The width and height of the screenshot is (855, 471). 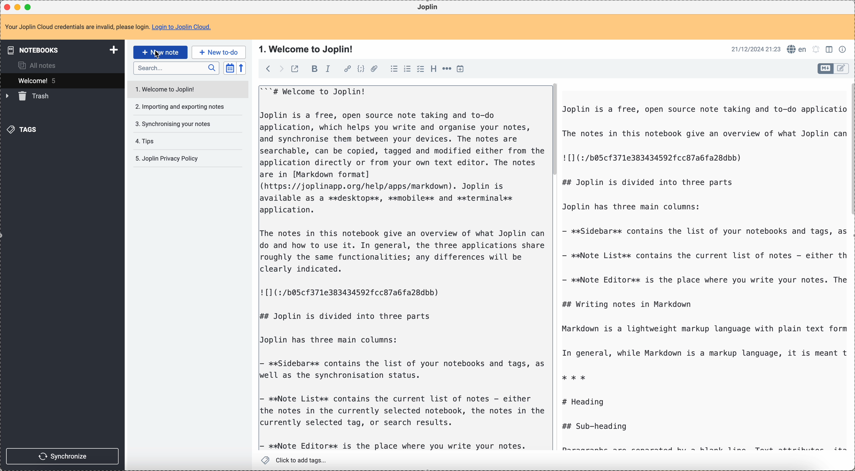 What do you see at coordinates (219, 52) in the screenshot?
I see `new to-do` at bounding box center [219, 52].